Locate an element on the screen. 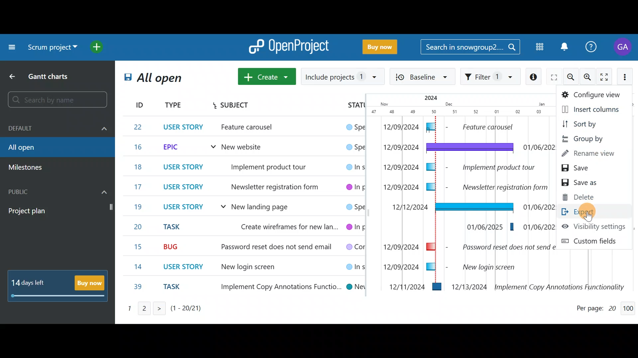 The image size is (638, 358). USER STORY is located at coordinates (183, 208).